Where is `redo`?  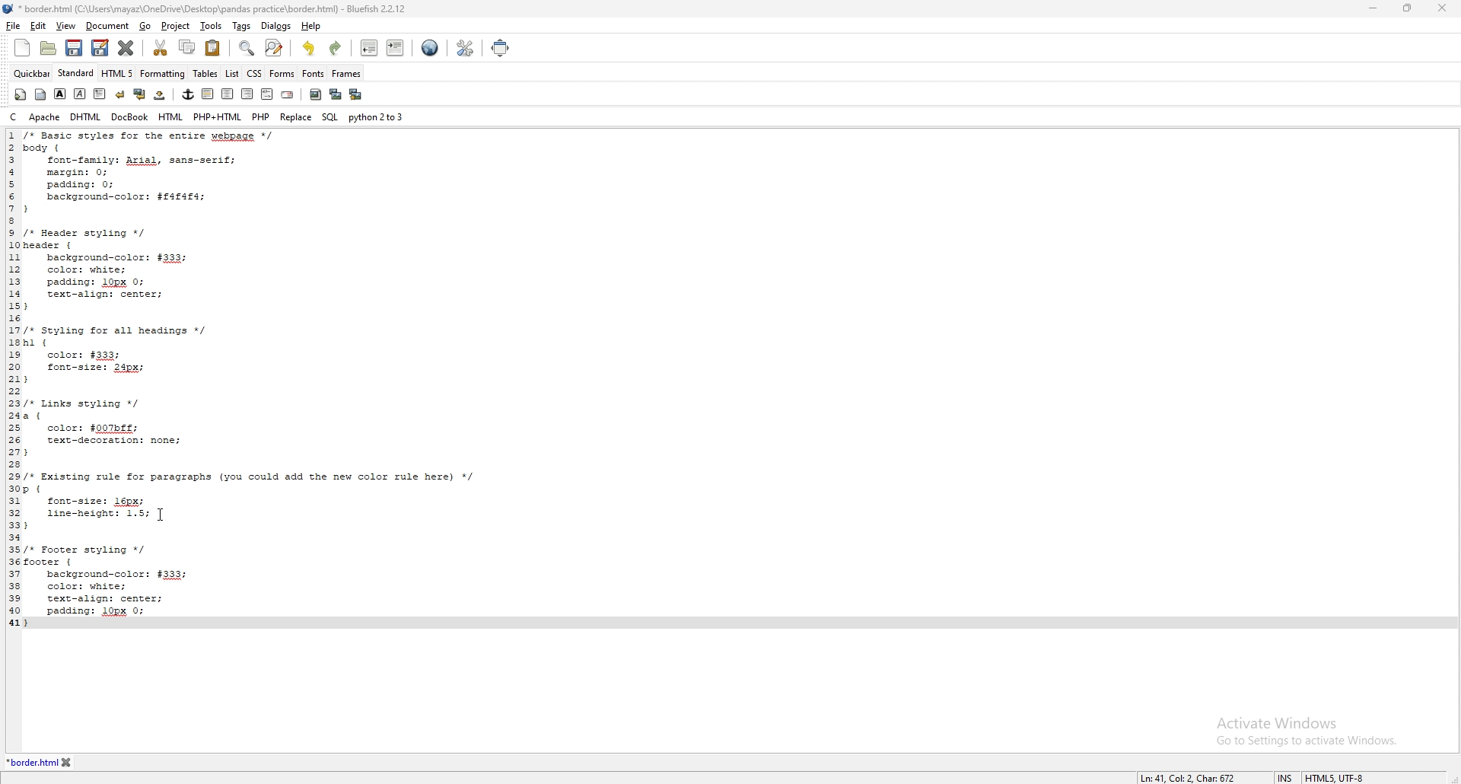 redo is located at coordinates (336, 48).